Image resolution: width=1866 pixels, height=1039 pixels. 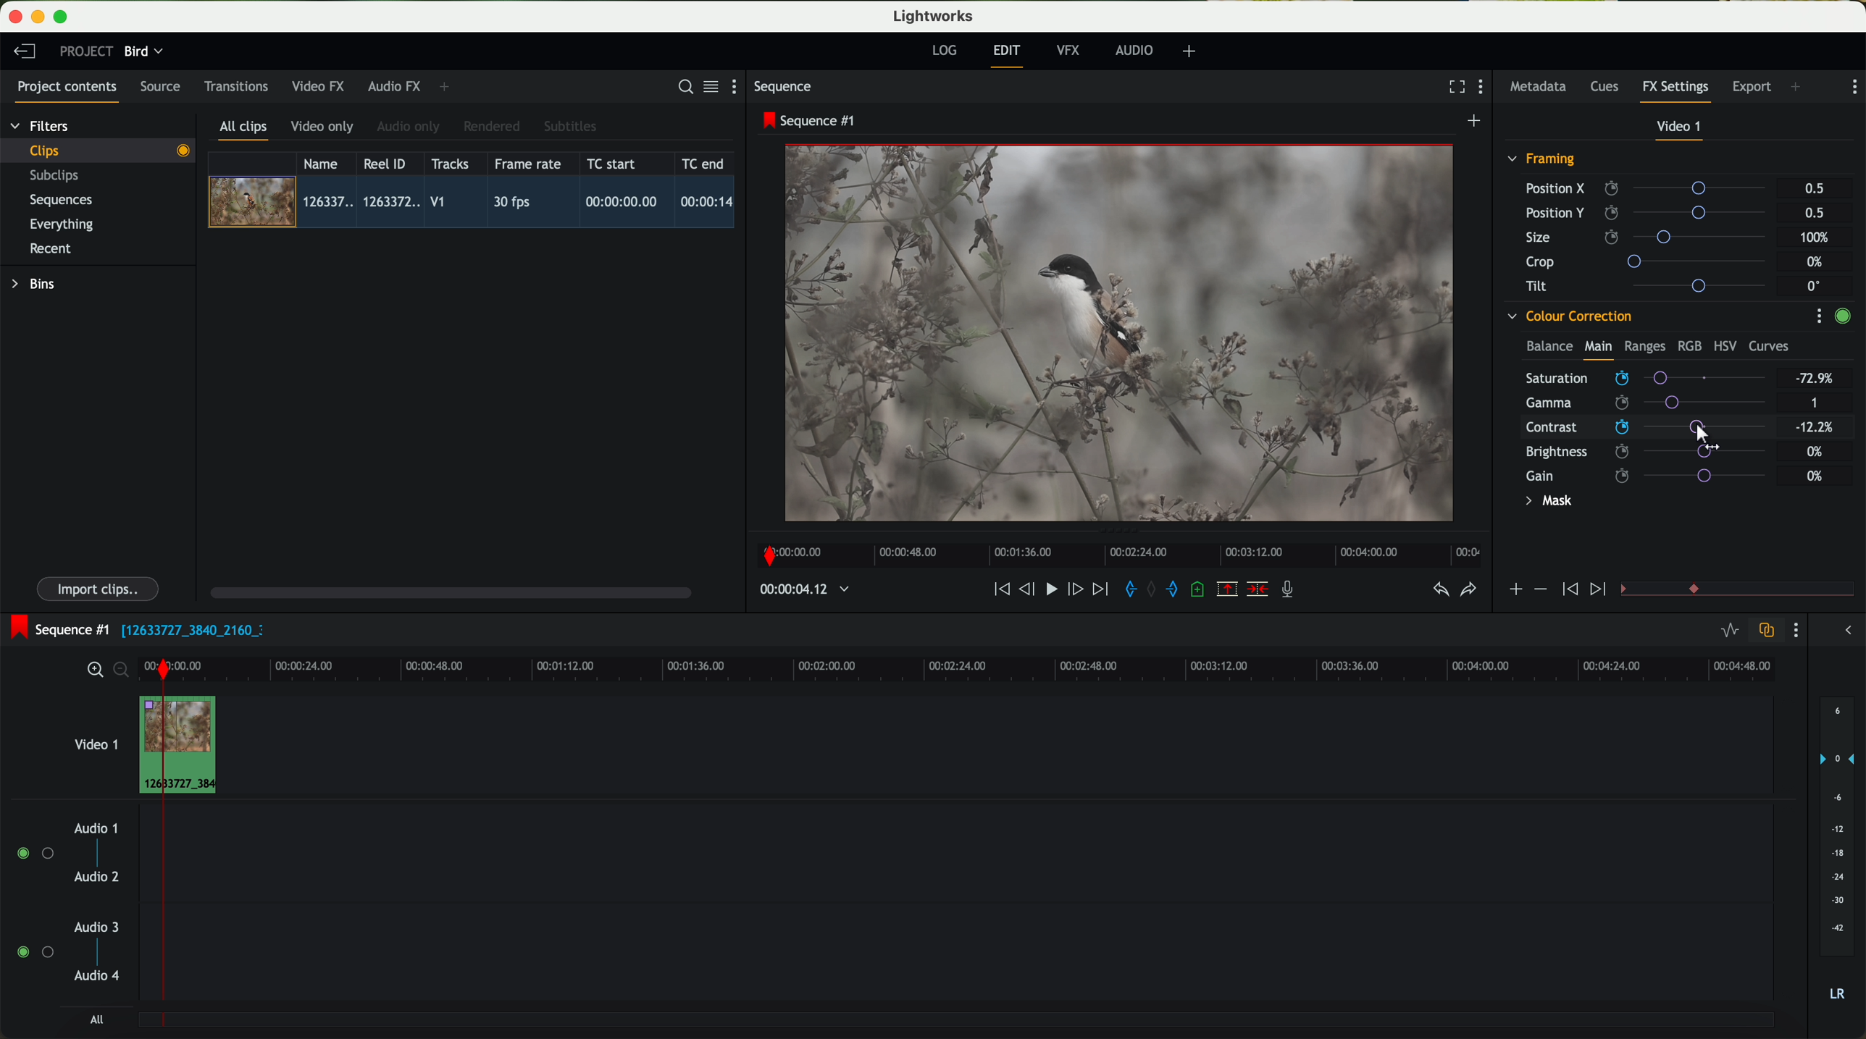 I want to click on sequences, so click(x=61, y=201).